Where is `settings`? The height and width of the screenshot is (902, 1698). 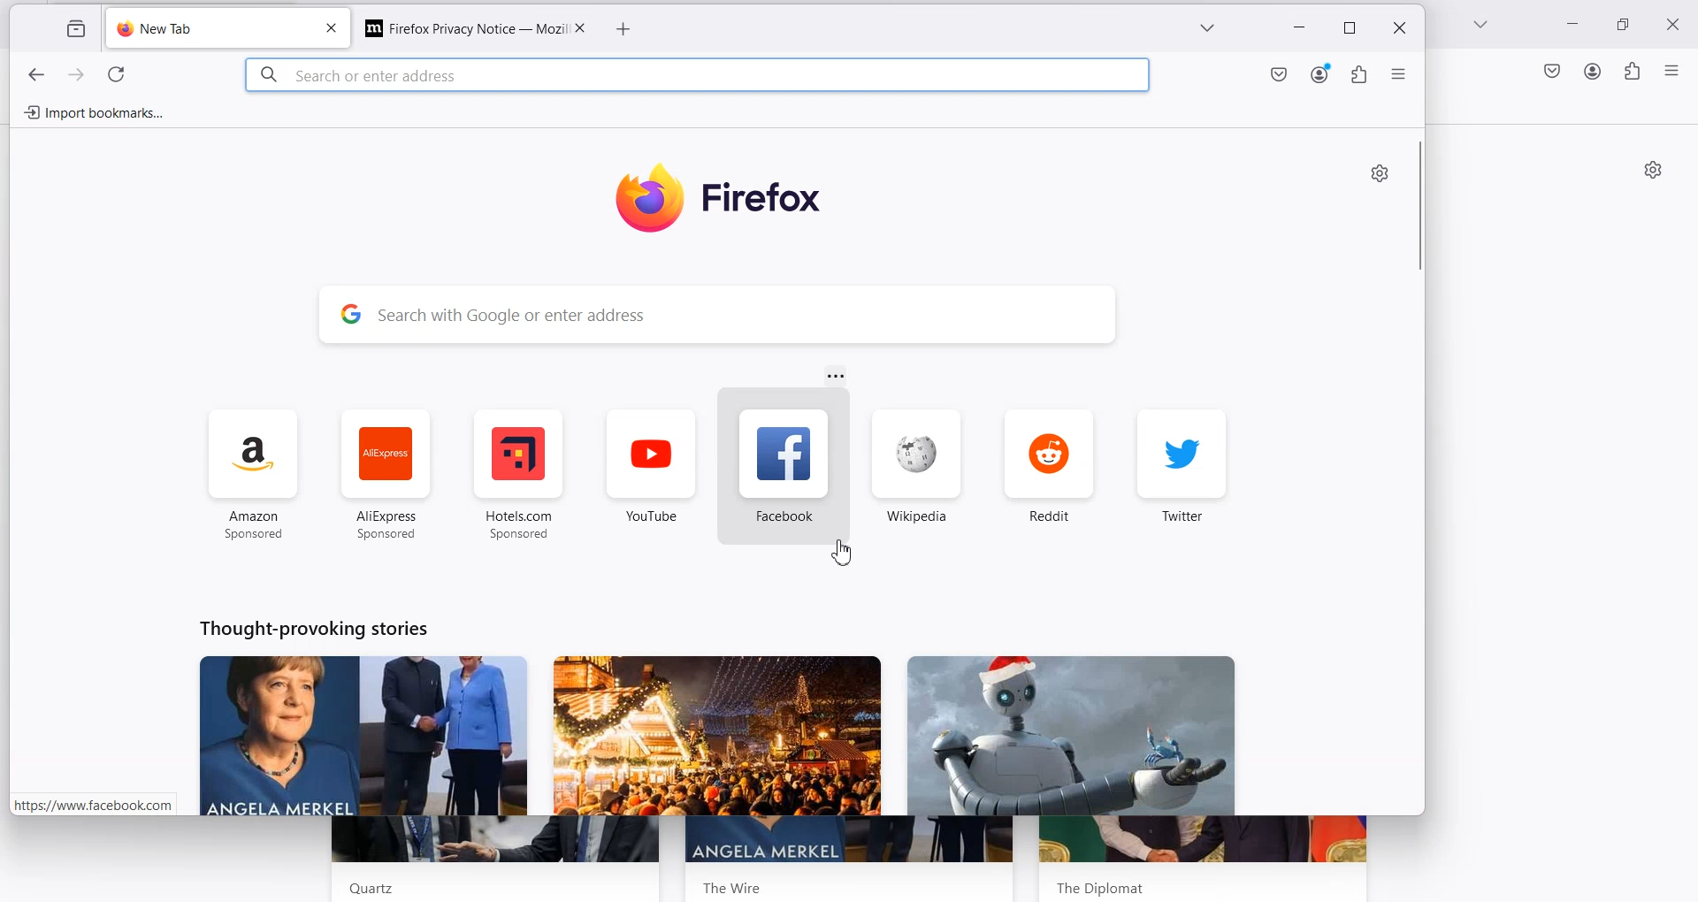
settings is located at coordinates (1657, 173).